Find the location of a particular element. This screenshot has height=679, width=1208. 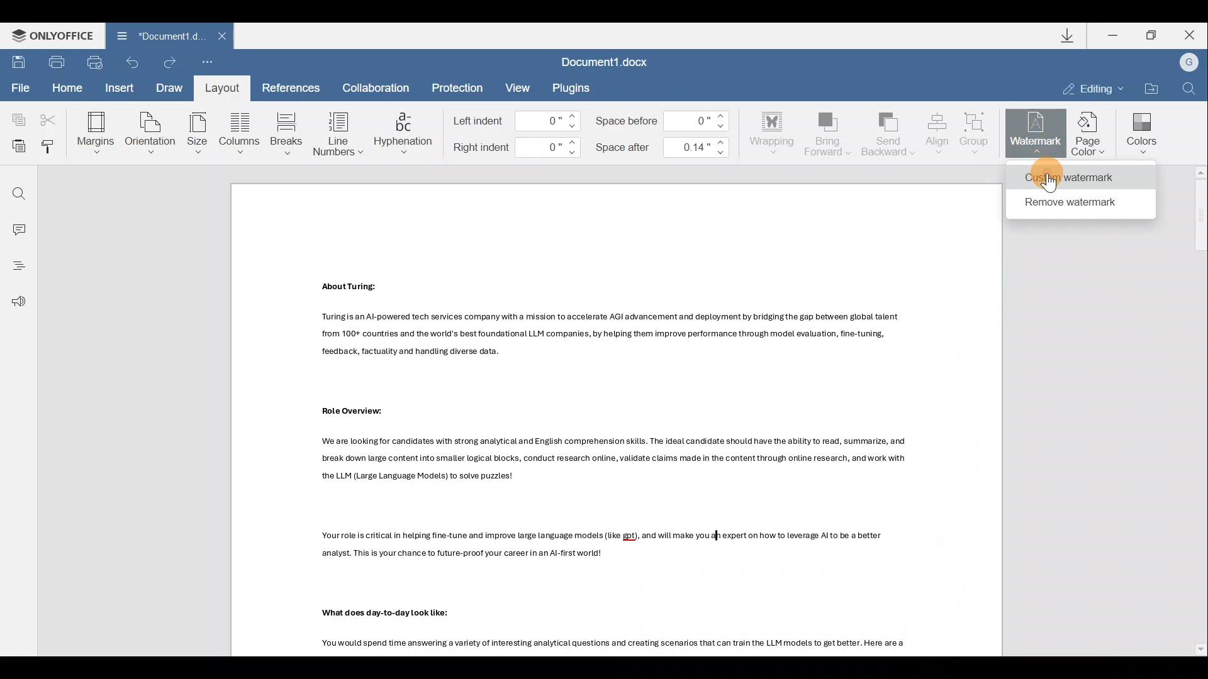

Redo is located at coordinates (167, 61).